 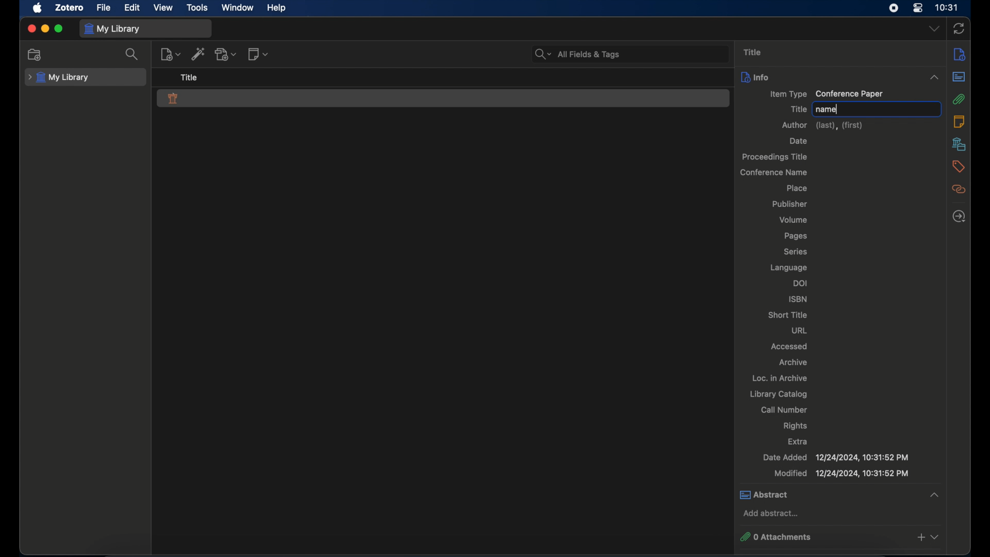 I want to click on window, so click(x=238, y=7).